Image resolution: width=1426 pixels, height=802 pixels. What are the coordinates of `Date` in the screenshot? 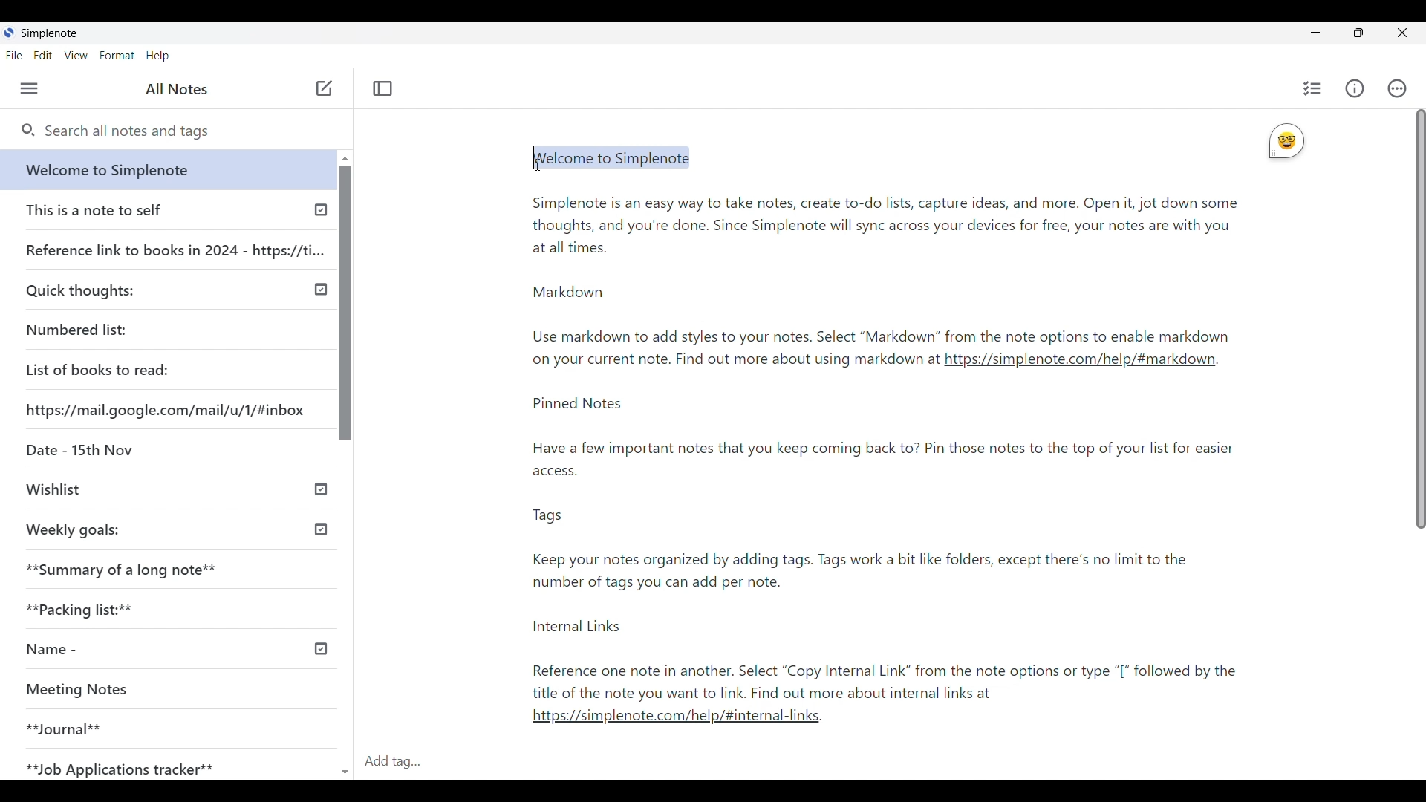 It's located at (78, 447).